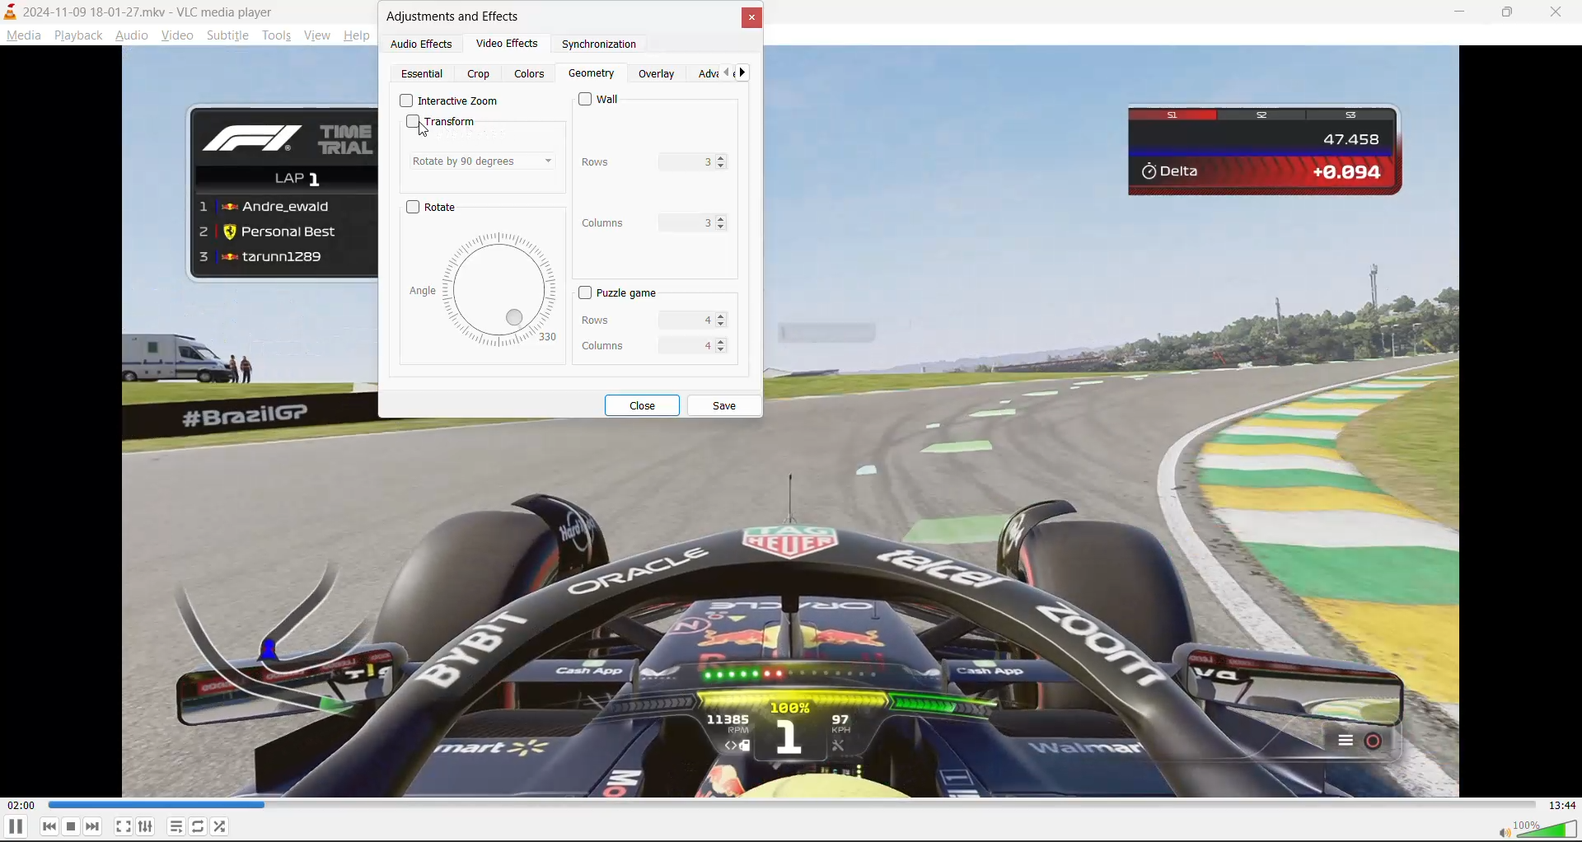 This screenshot has width=1582, height=842. I want to click on video, so click(177, 39).